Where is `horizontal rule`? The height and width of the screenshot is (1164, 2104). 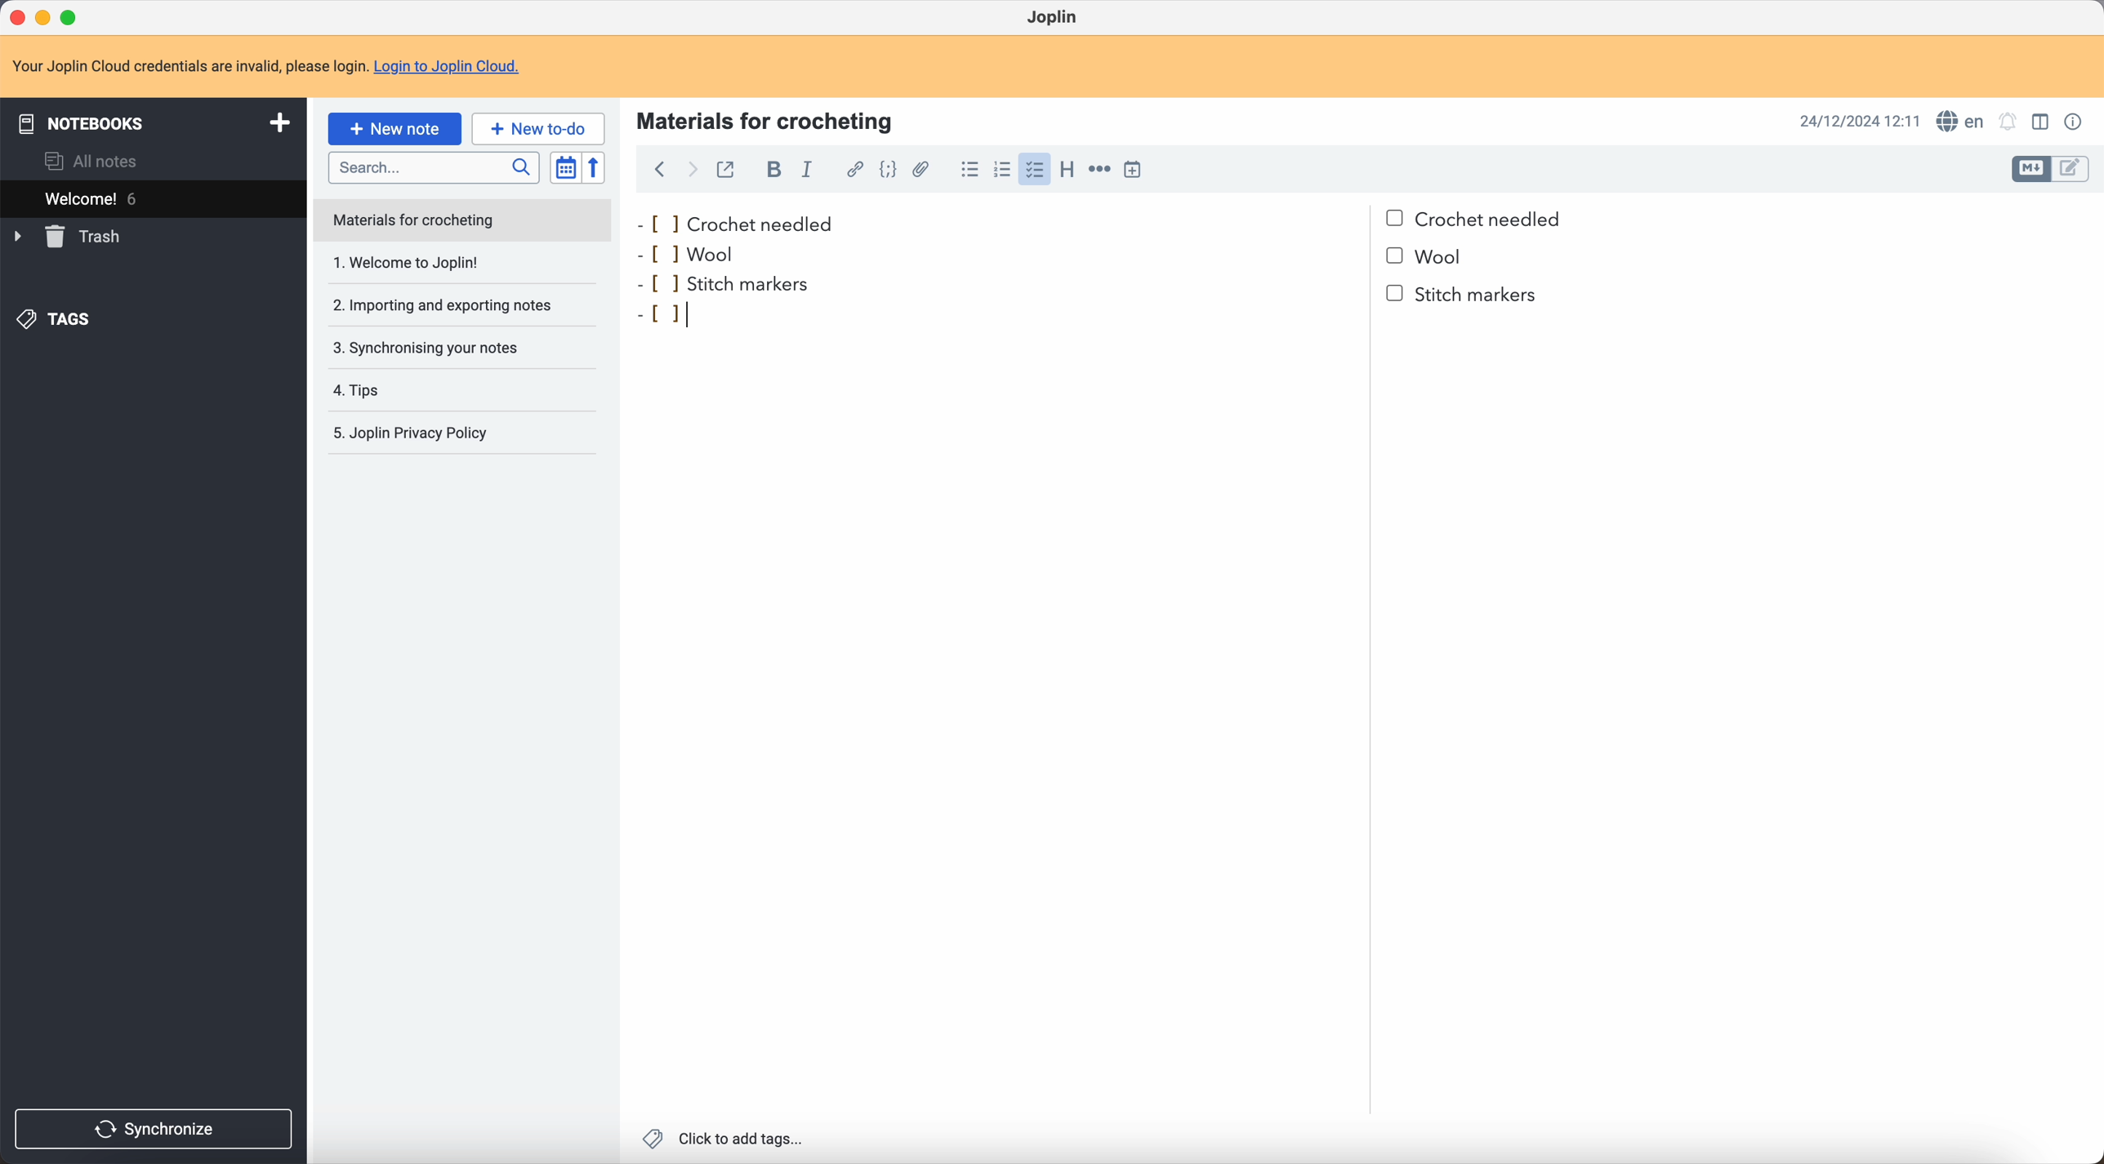
horizontal rule is located at coordinates (1099, 172).